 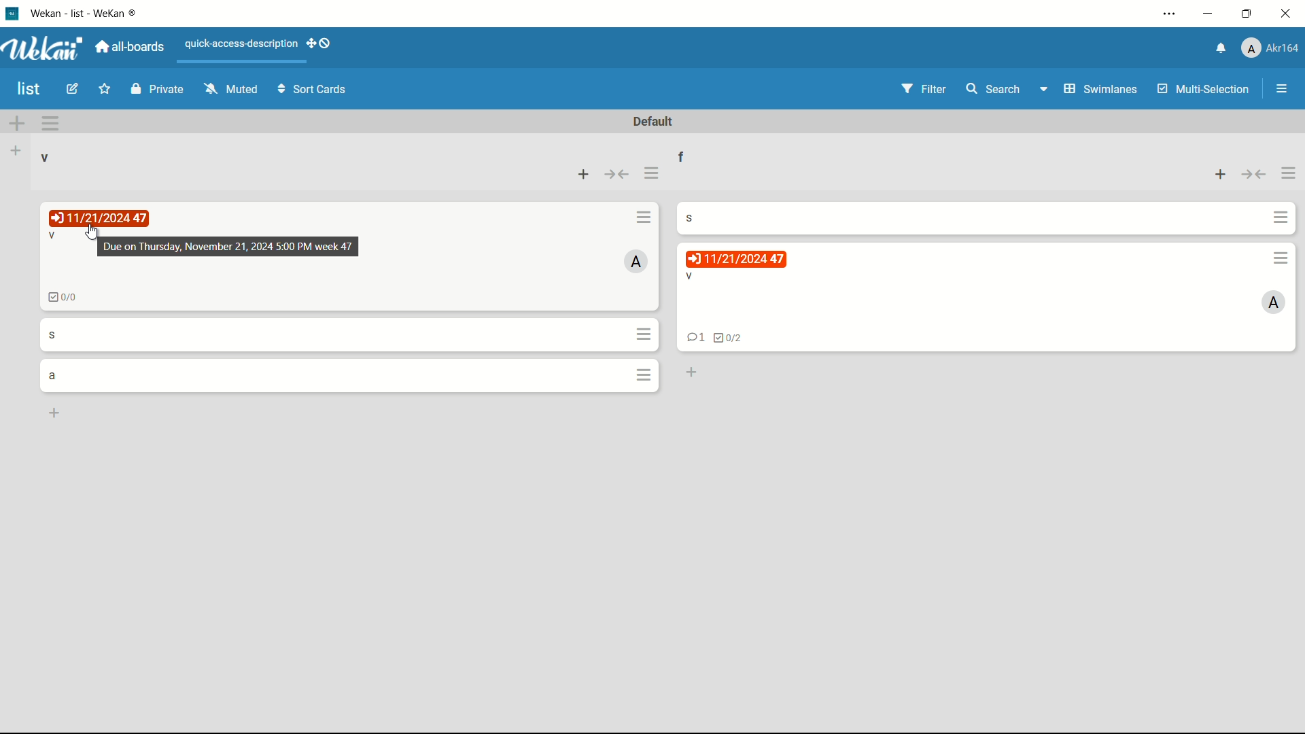 I want to click on card actions, so click(x=644, y=216).